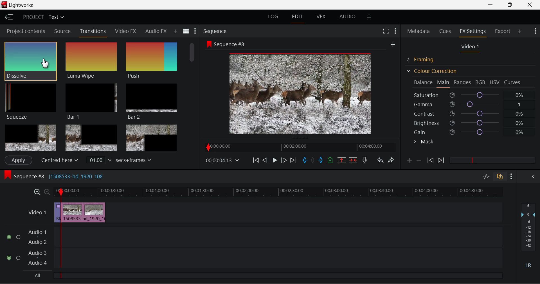  Describe the element at coordinates (223, 161) in the screenshot. I see `Frame Time` at that location.